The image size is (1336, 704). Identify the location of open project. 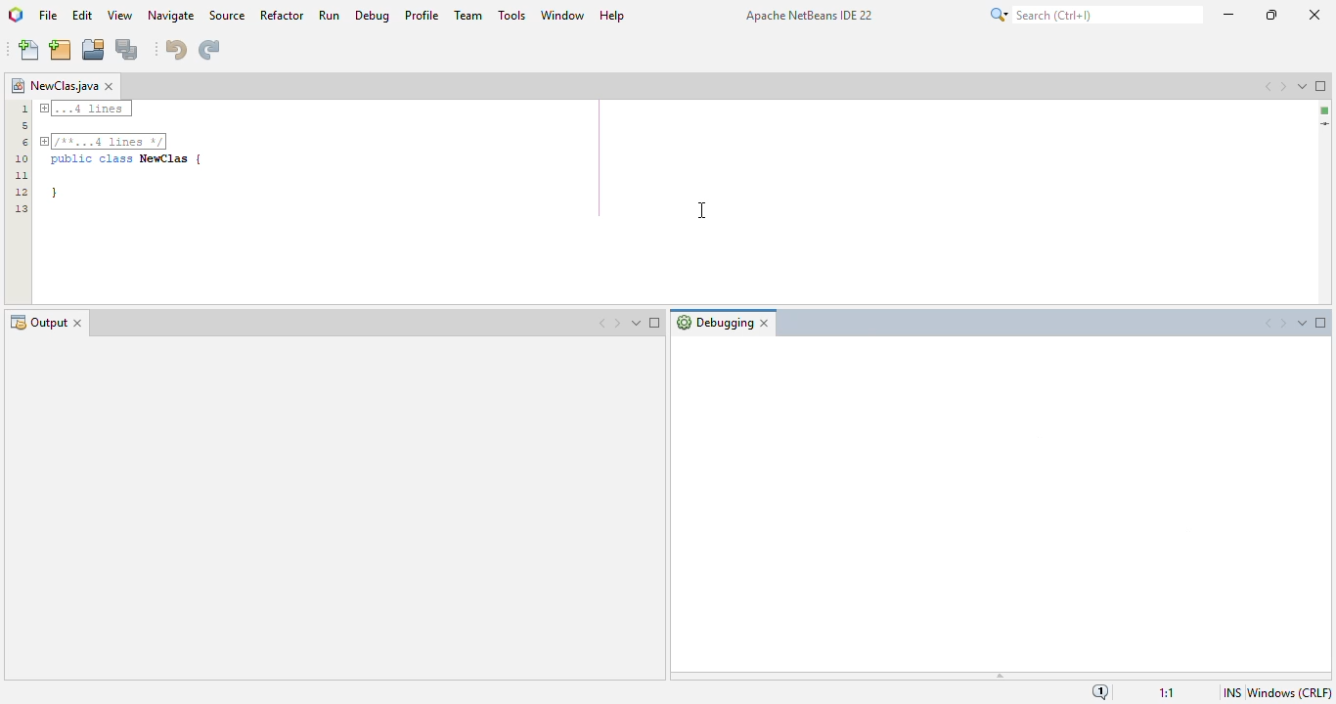
(94, 51).